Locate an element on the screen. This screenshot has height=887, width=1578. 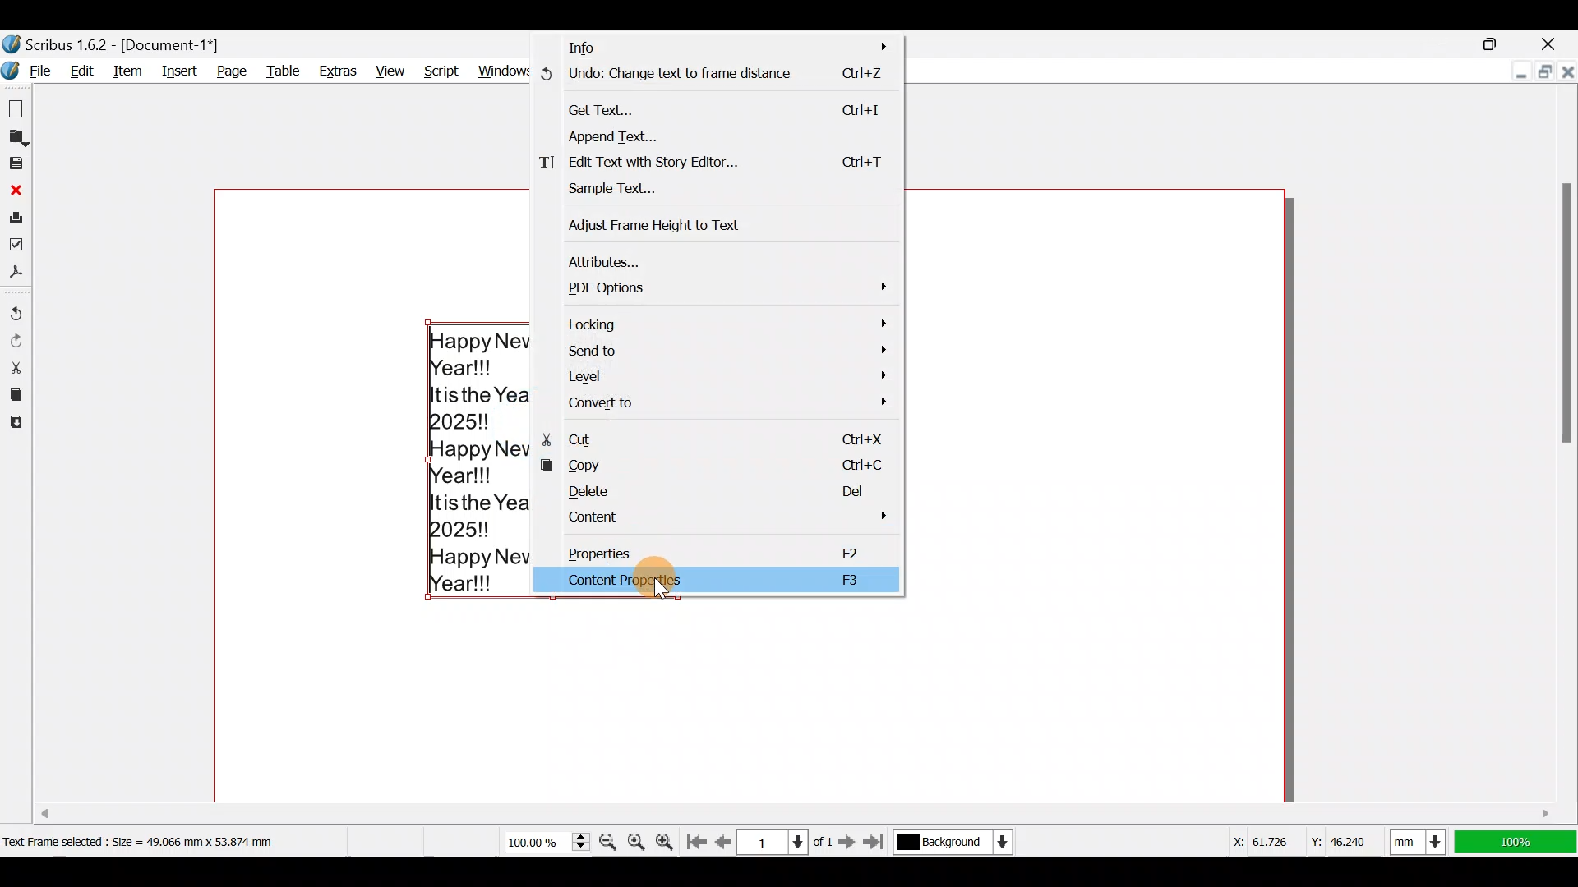
Delete is located at coordinates (718, 491).